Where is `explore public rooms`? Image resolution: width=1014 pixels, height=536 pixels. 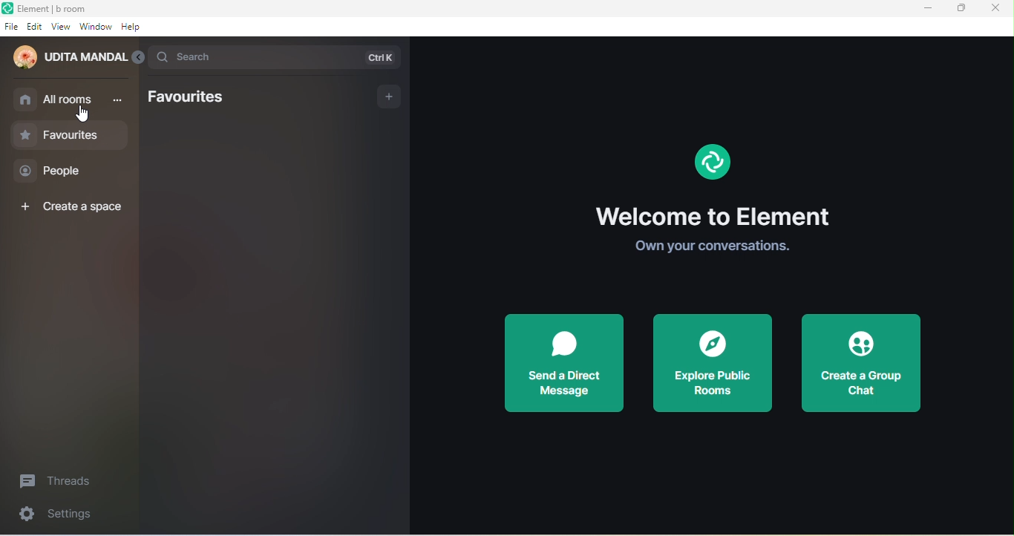 explore public rooms is located at coordinates (715, 363).